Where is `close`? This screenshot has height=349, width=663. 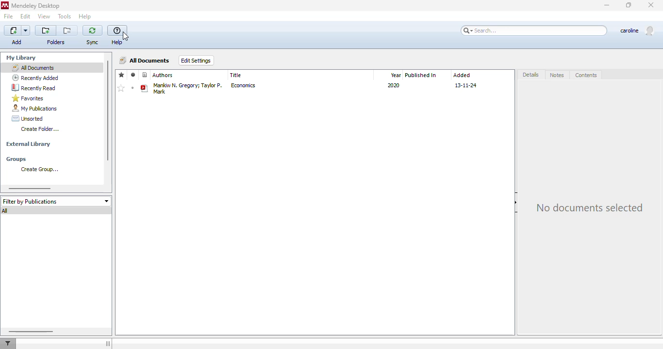 close is located at coordinates (650, 5).